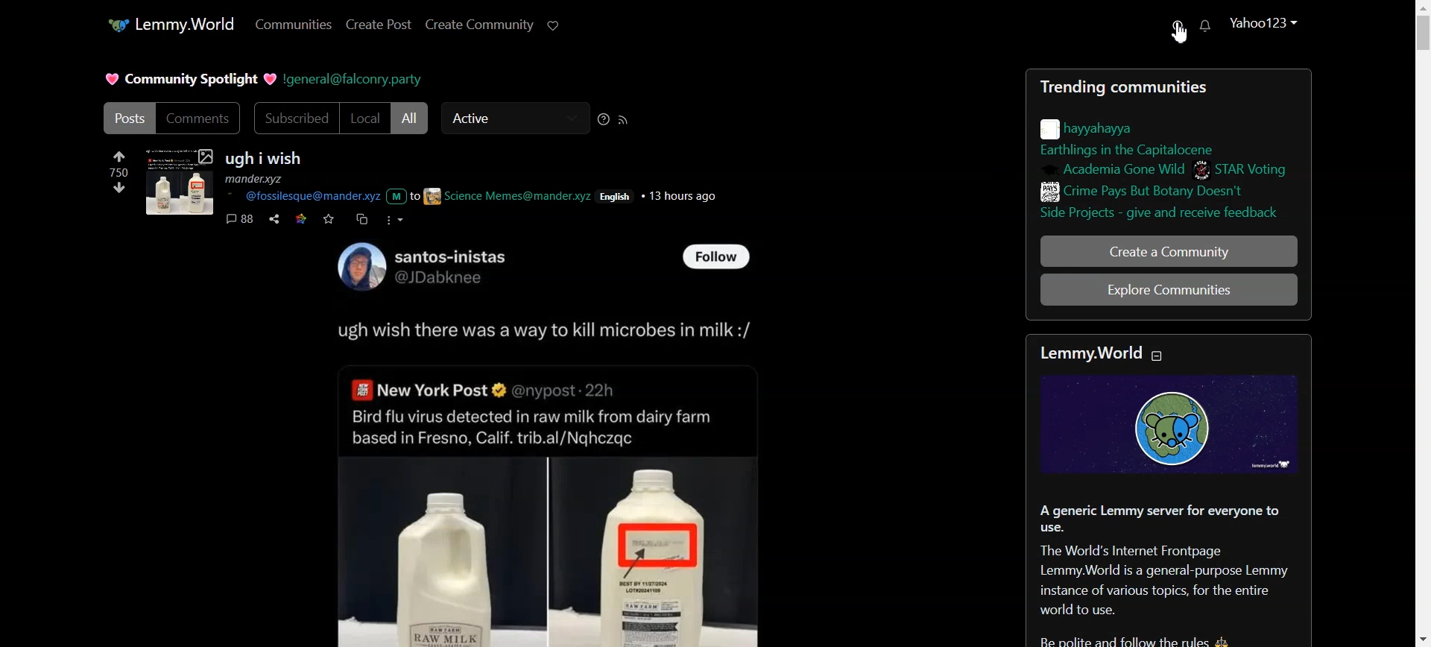 The image size is (1431, 647). I want to click on Text, so click(265, 167).